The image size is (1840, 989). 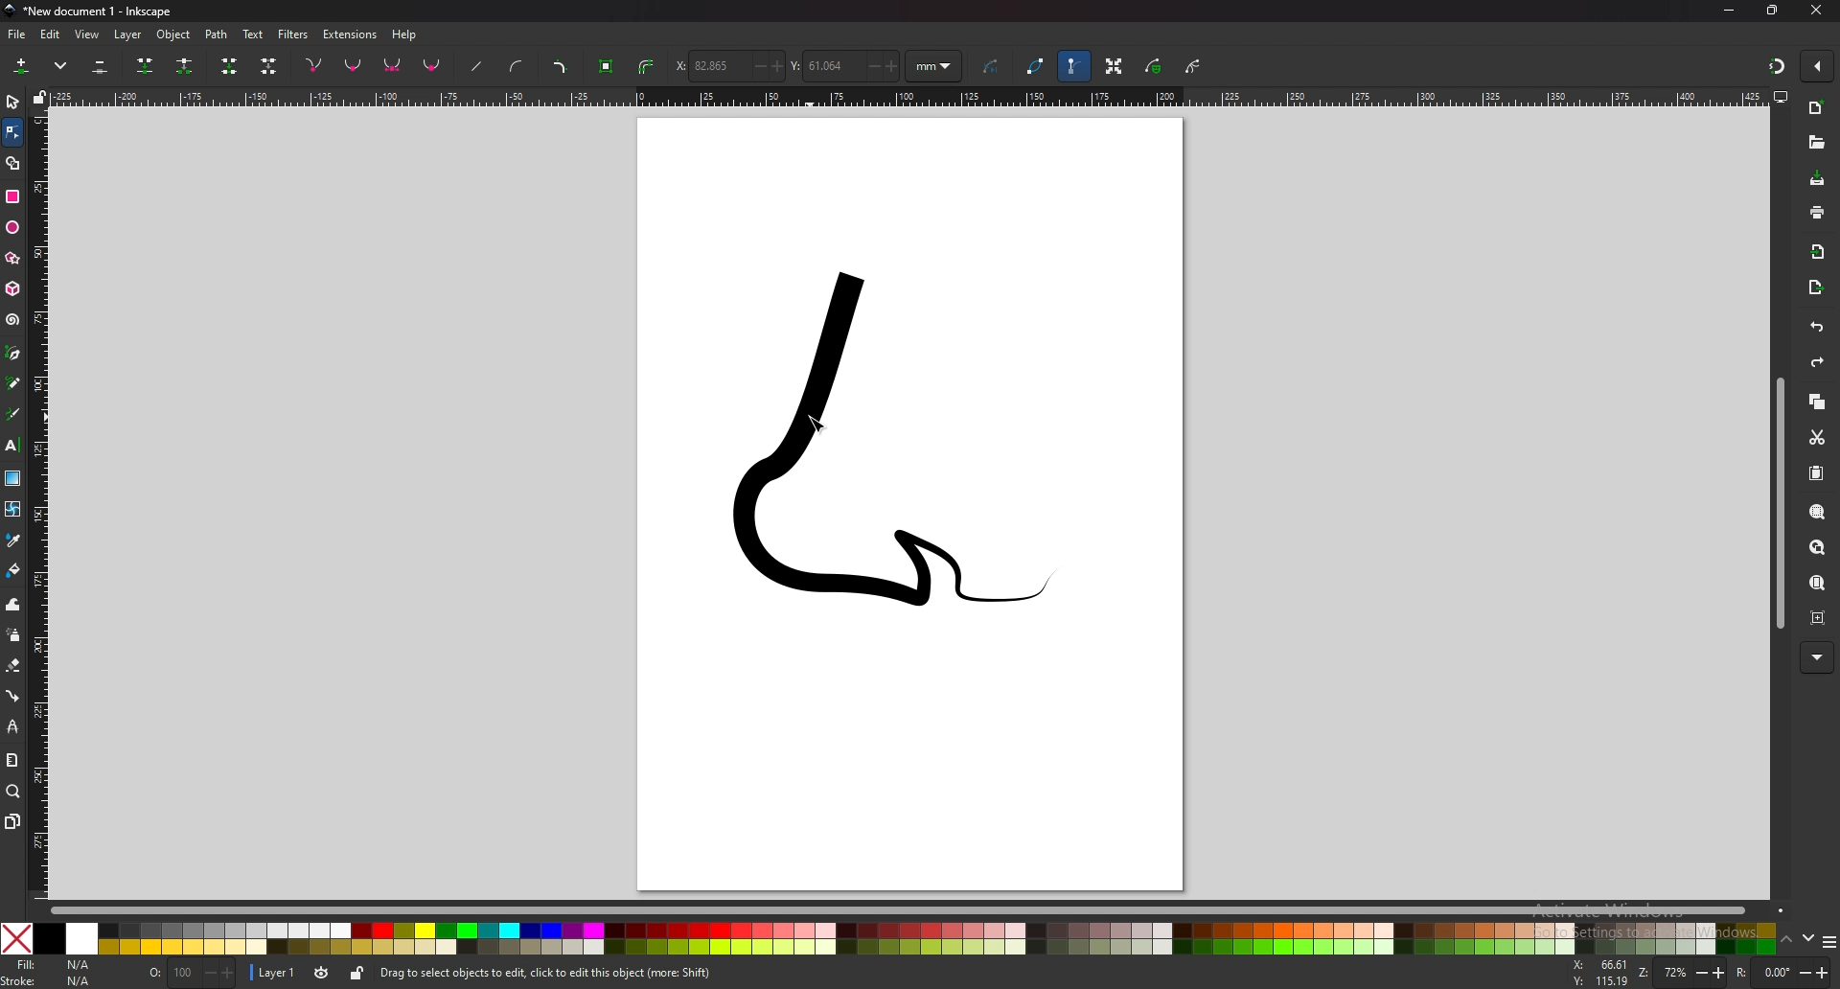 I want to click on display view, so click(x=1781, y=98).